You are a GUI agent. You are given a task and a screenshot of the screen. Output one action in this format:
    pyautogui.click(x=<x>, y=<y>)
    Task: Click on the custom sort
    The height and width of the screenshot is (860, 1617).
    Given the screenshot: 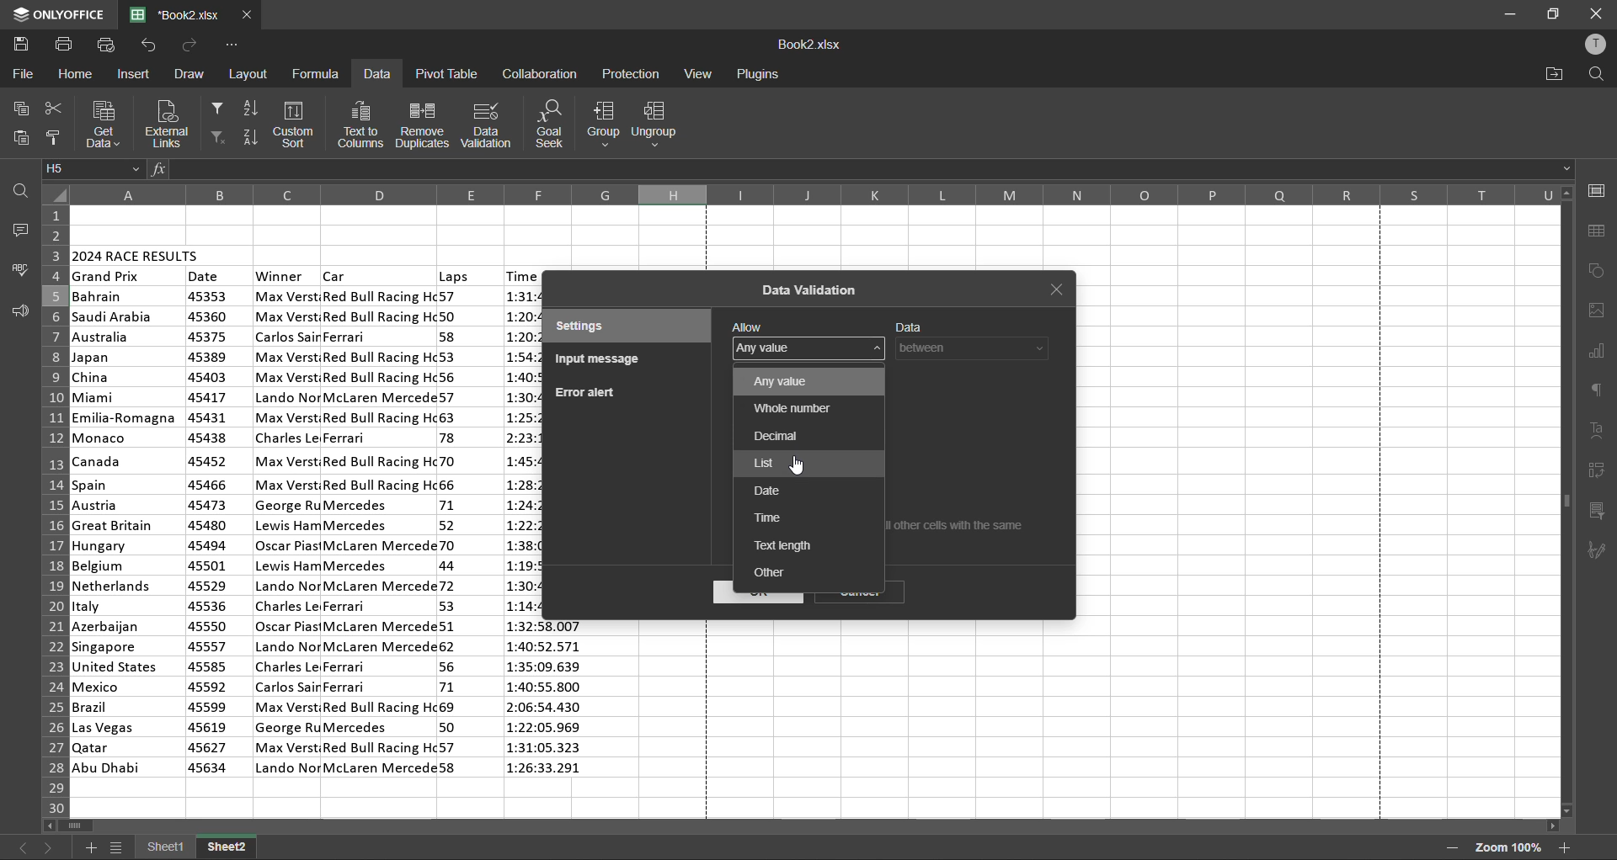 What is the action you would take?
    pyautogui.click(x=297, y=125)
    